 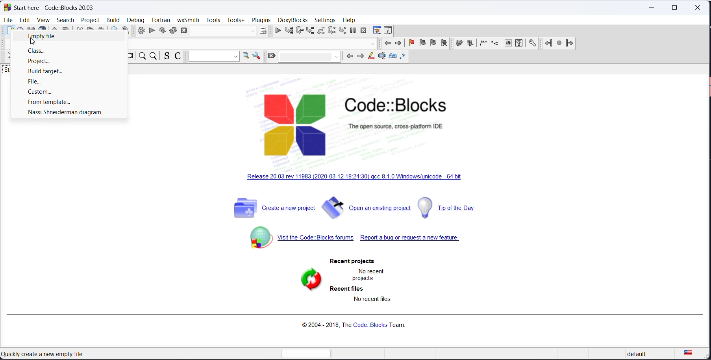 I want to click on build and run, so click(x=161, y=30).